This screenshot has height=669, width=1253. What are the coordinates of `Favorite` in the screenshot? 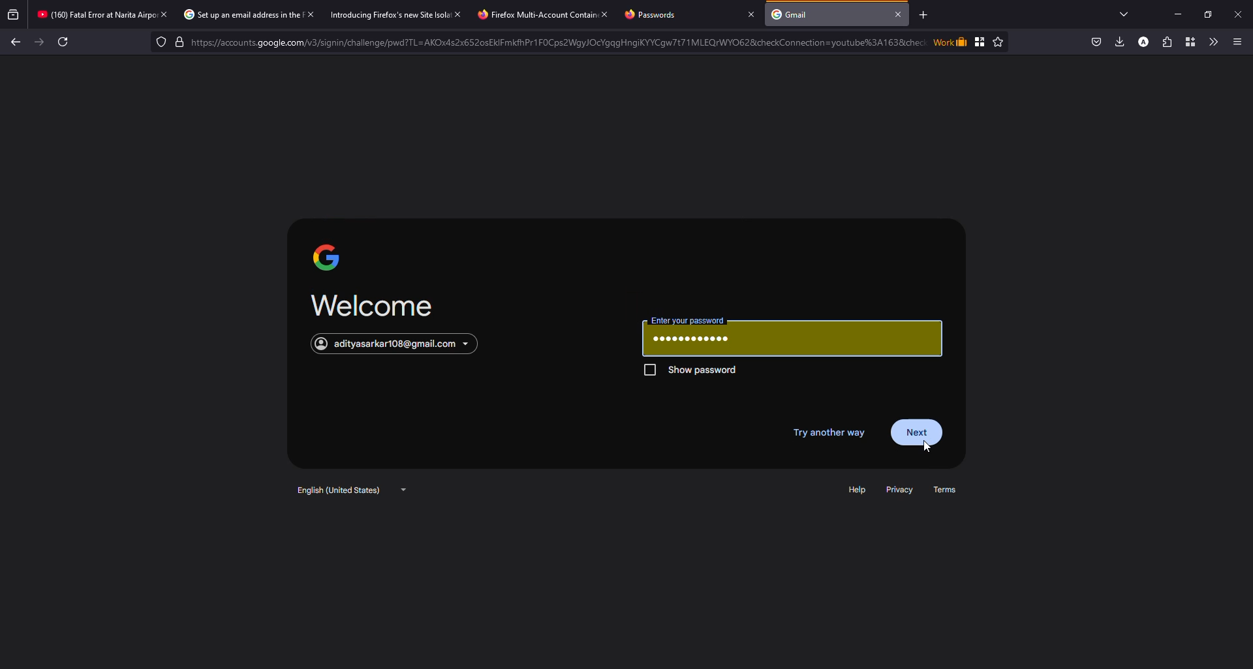 It's located at (998, 42).